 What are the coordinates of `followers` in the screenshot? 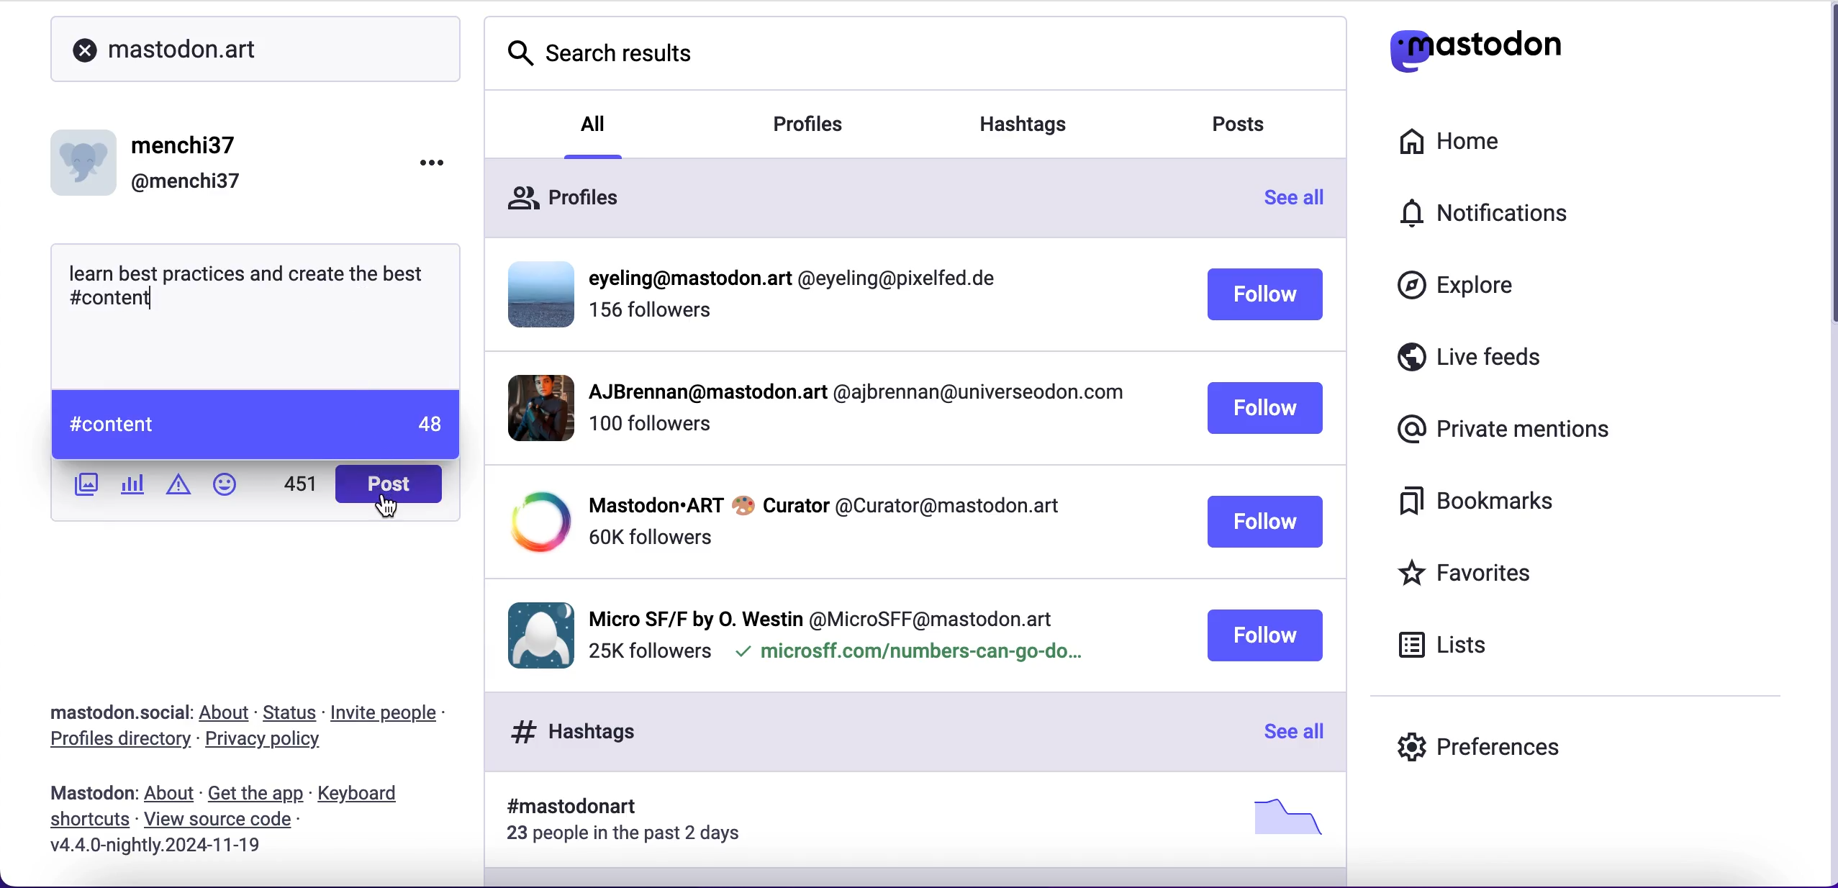 It's located at (649, 538).